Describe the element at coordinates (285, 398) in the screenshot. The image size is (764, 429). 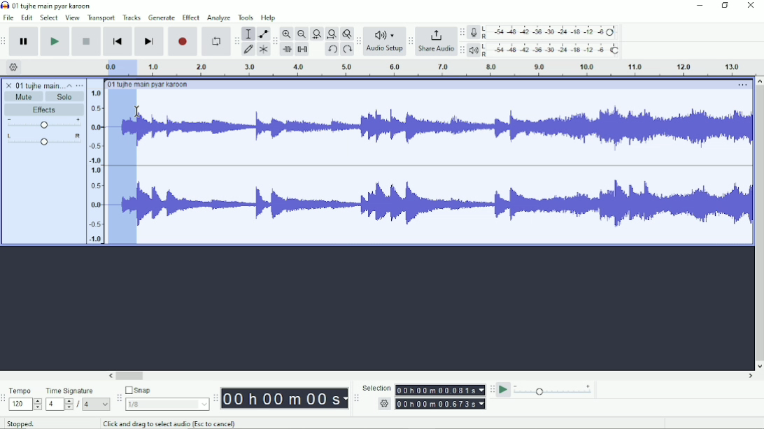
I see `00 h 00 m 00s` at that location.